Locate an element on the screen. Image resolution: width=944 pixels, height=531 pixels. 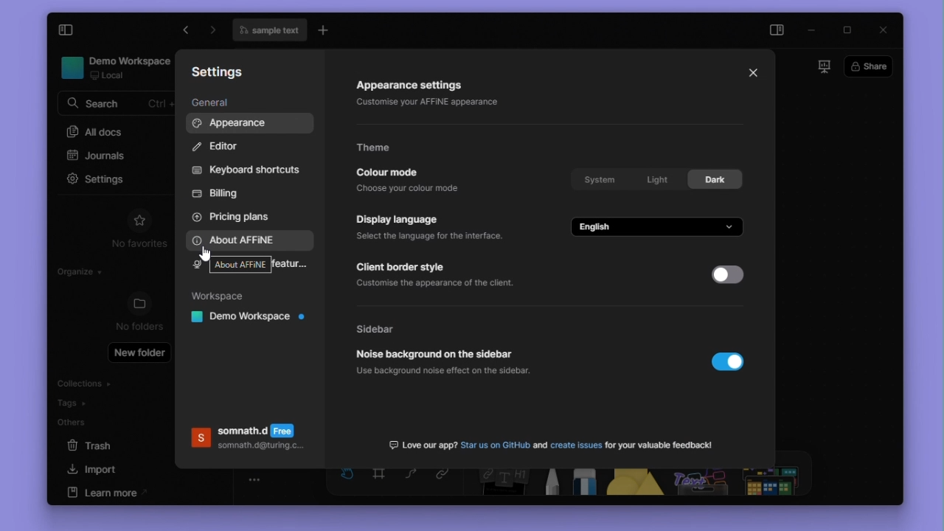
Account details is located at coordinates (248, 442).